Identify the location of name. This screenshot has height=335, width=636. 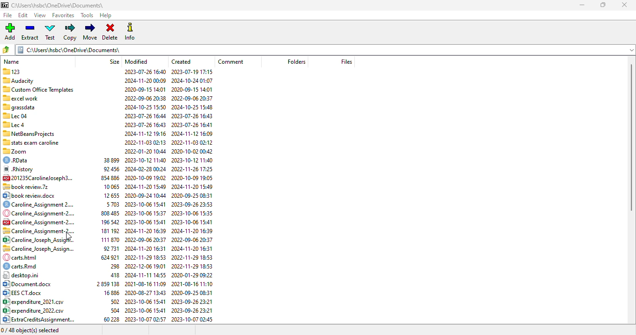
(14, 61).